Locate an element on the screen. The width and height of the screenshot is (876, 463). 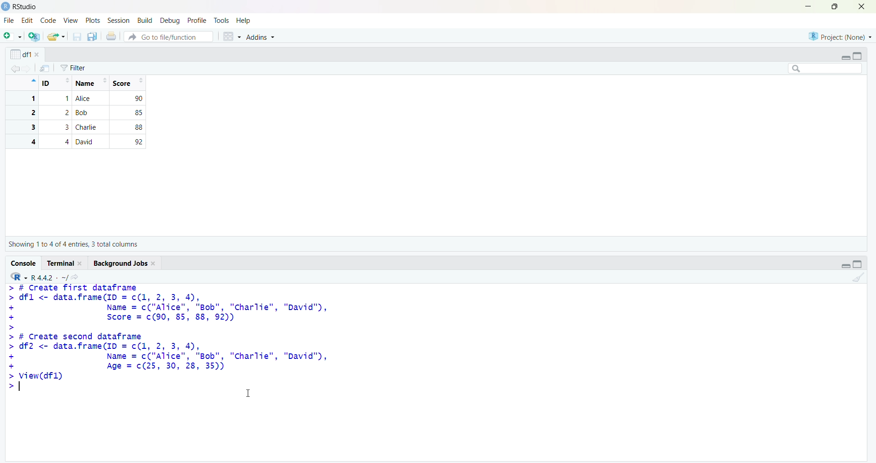
backward is located at coordinates (15, 68).